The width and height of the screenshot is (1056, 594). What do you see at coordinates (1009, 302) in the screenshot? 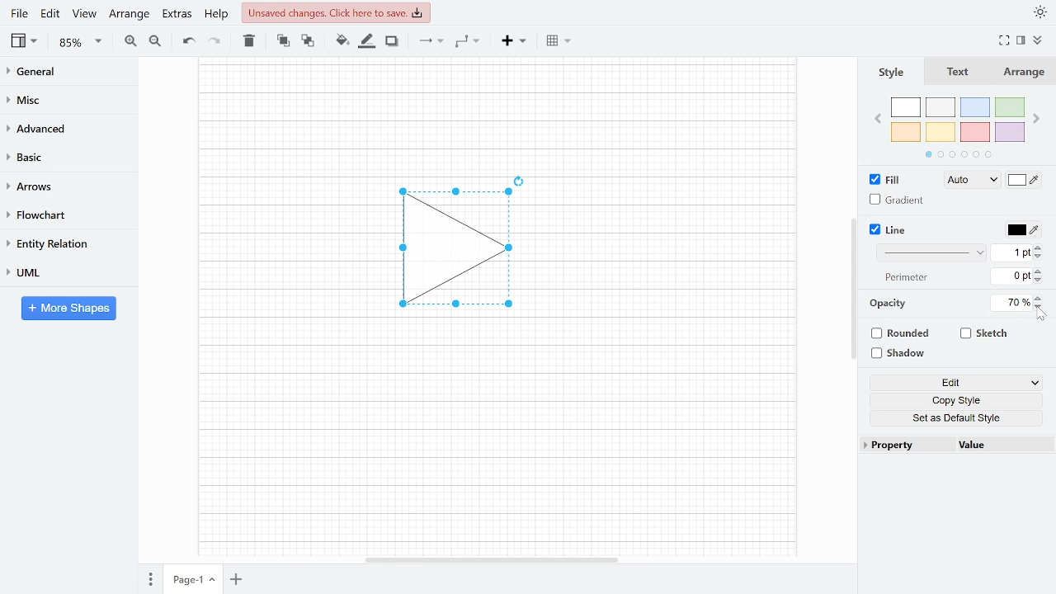
I see `Current Opacity` at bounding box center [1009, 302].